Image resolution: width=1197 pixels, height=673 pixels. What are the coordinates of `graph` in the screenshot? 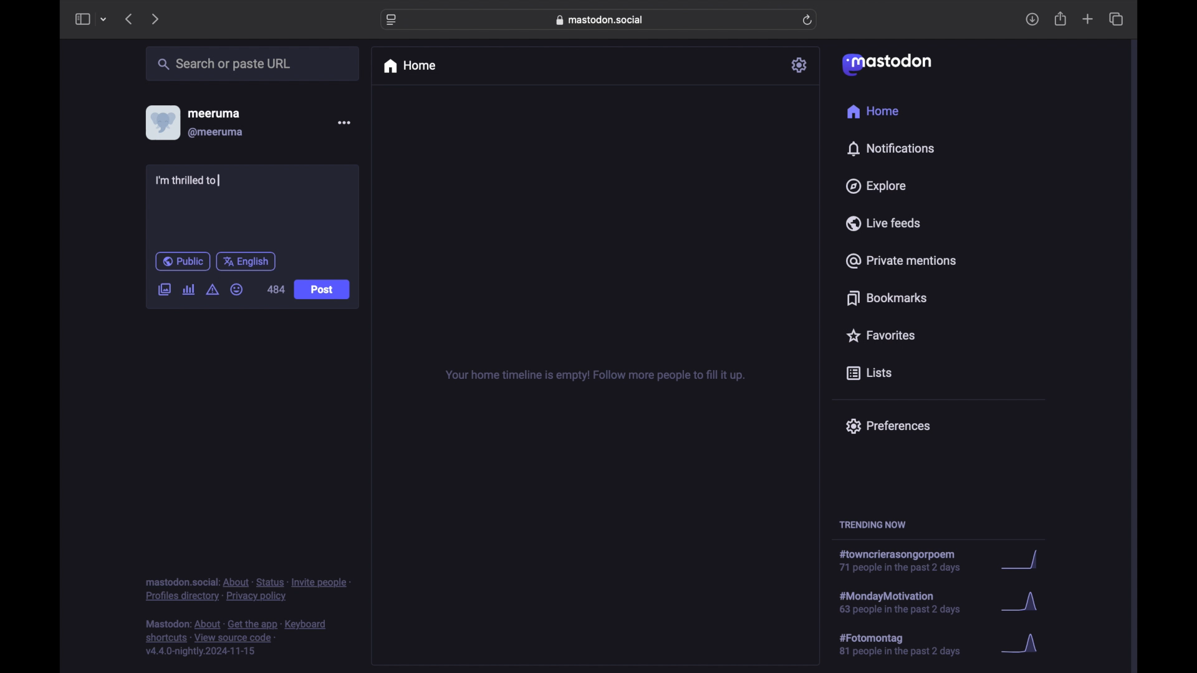 It's located at (1024, 560).